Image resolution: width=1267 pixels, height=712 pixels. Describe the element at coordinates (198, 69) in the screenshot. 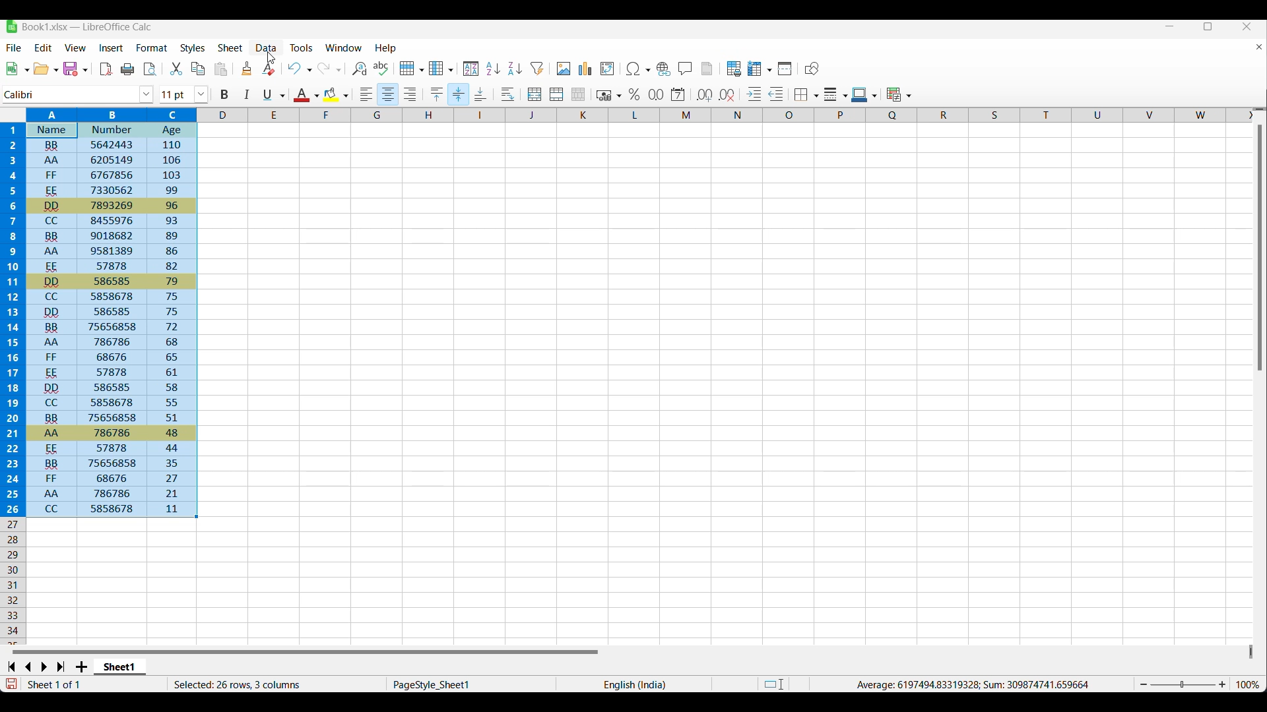

I see `Copy` at that location.